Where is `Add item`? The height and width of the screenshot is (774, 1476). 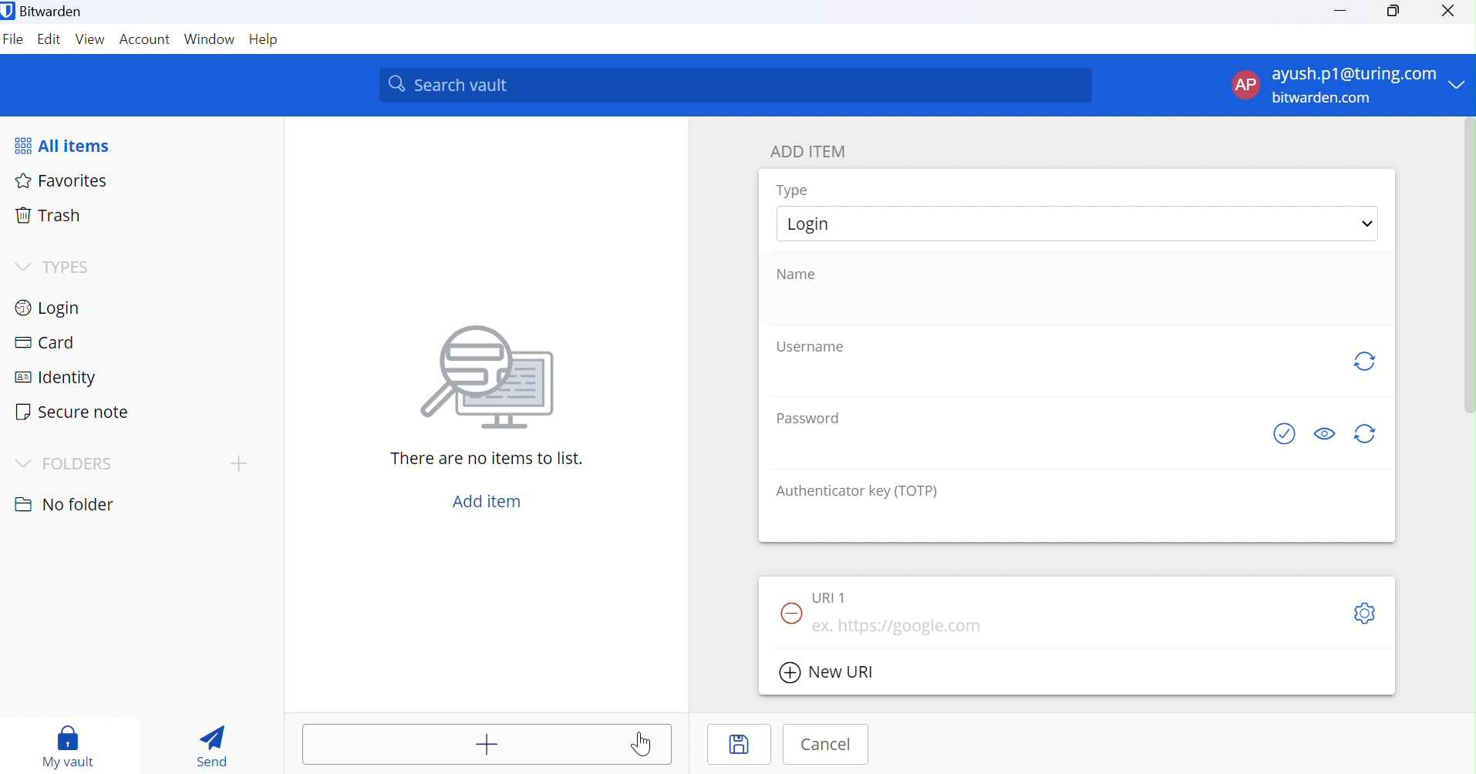
Add item is located at coordinates (486, 501).